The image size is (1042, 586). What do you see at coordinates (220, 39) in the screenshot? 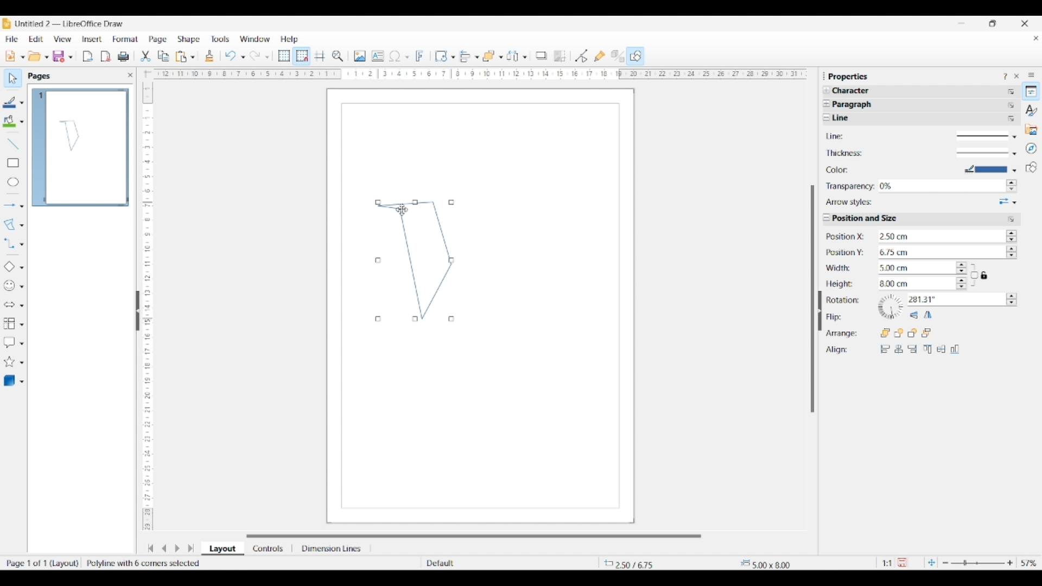
I see `Tools` at bounding box center [220, 39].